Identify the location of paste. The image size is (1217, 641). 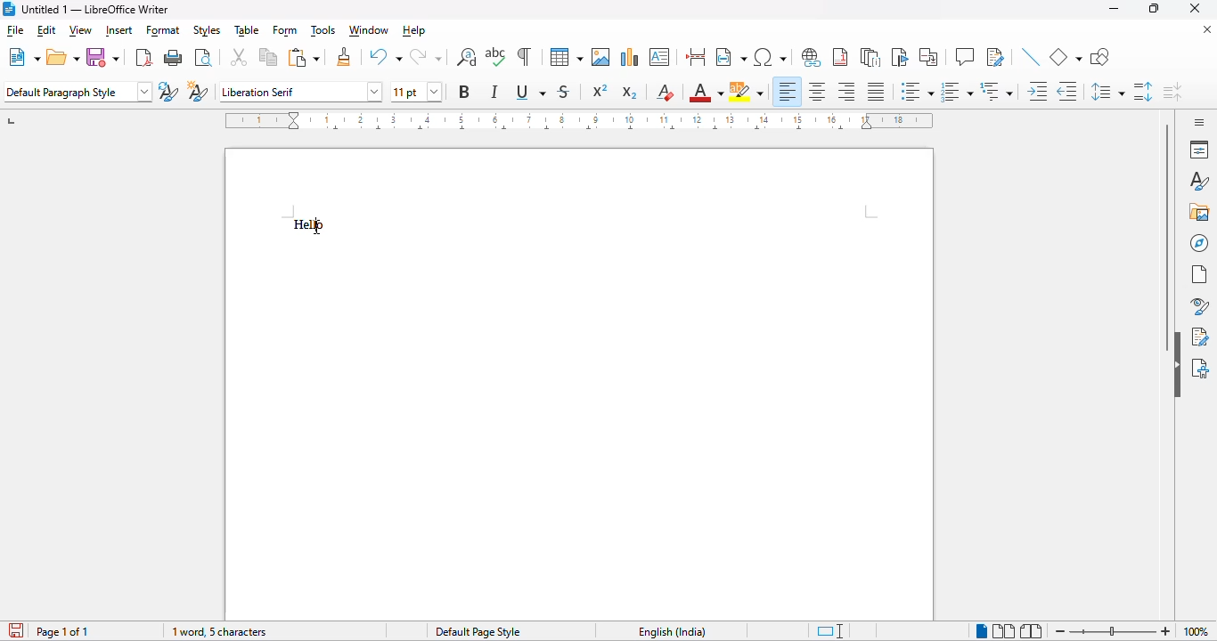
(305, 57).